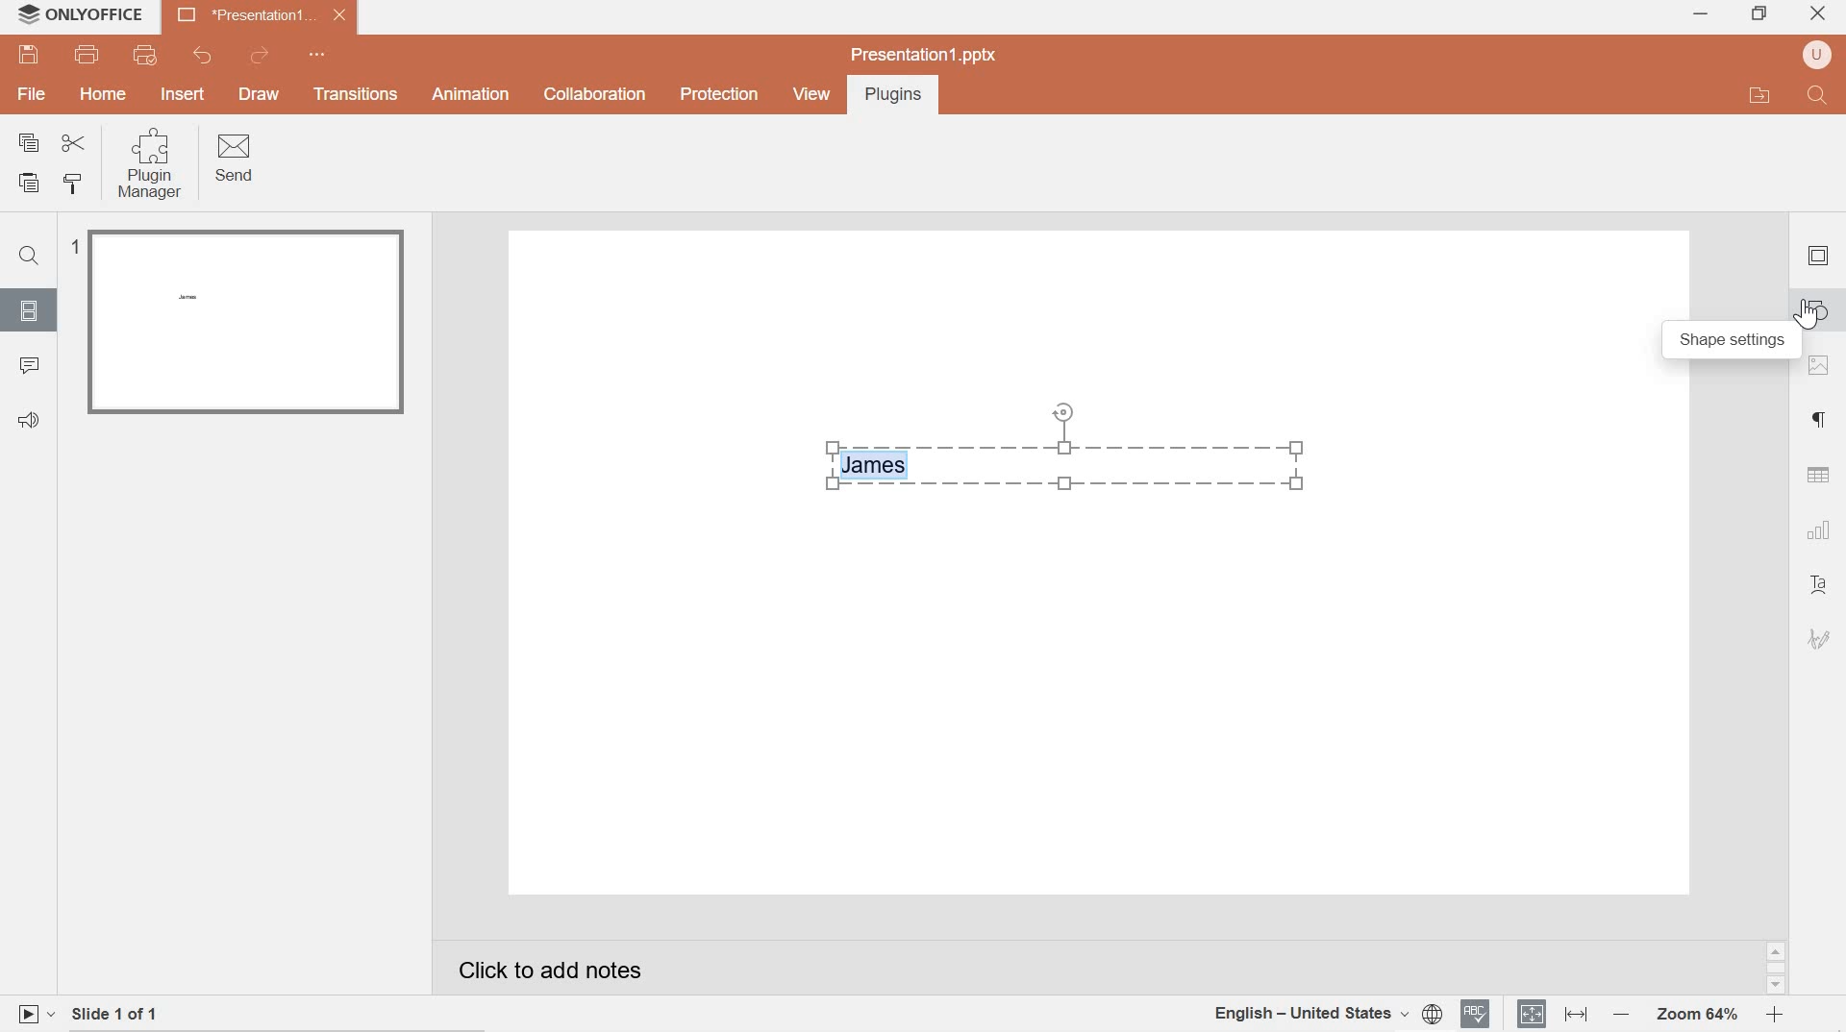  What do you see at coordinates (33, 258) in the screenshot?
I see `Find` at bounding box center [33, 258].